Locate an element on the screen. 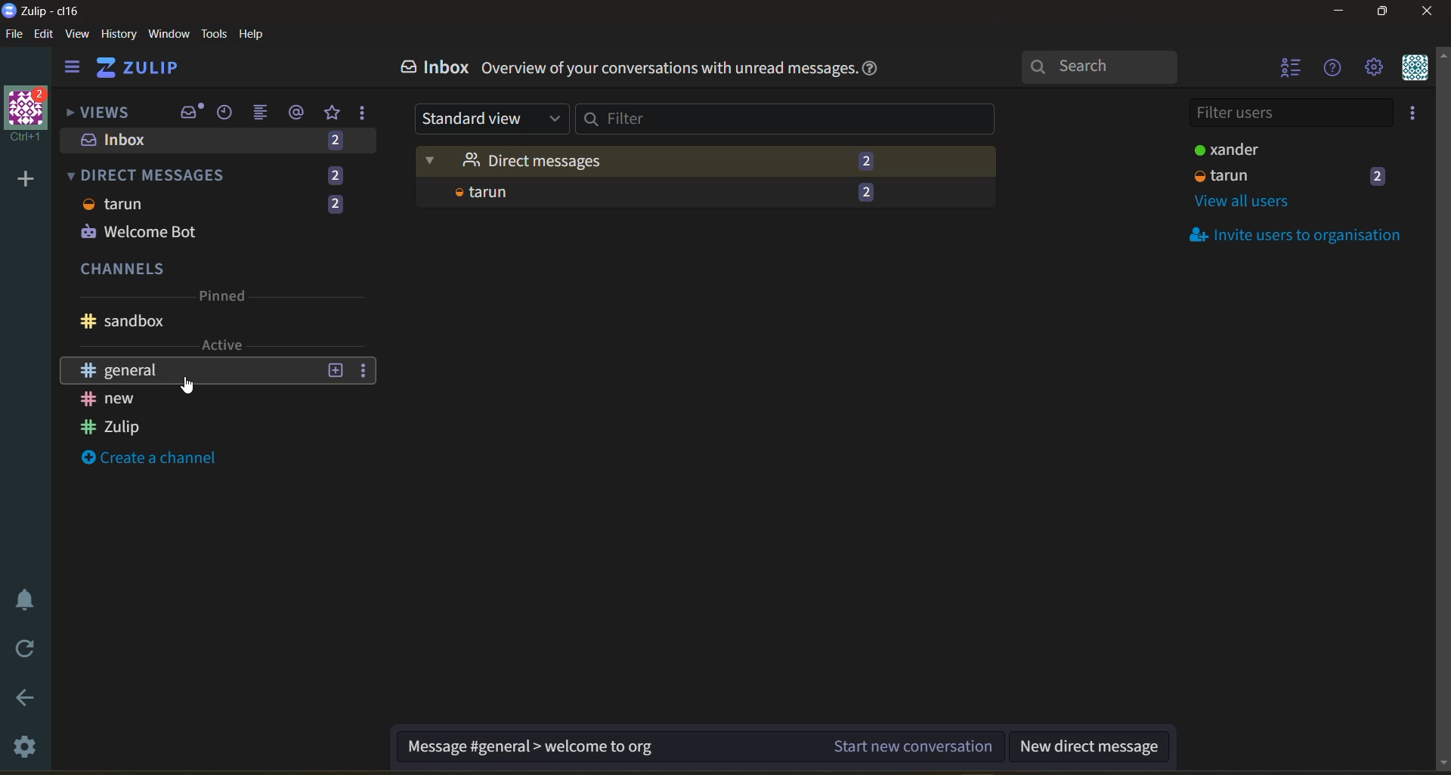  window is located at coordinates (167, 35).